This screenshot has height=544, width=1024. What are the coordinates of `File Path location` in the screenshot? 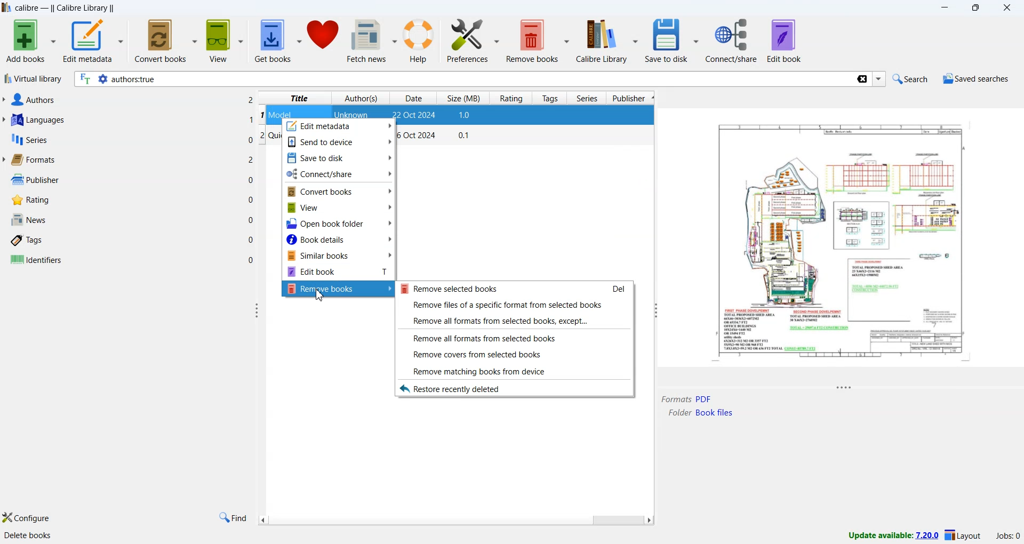 It's located at (700, 413).